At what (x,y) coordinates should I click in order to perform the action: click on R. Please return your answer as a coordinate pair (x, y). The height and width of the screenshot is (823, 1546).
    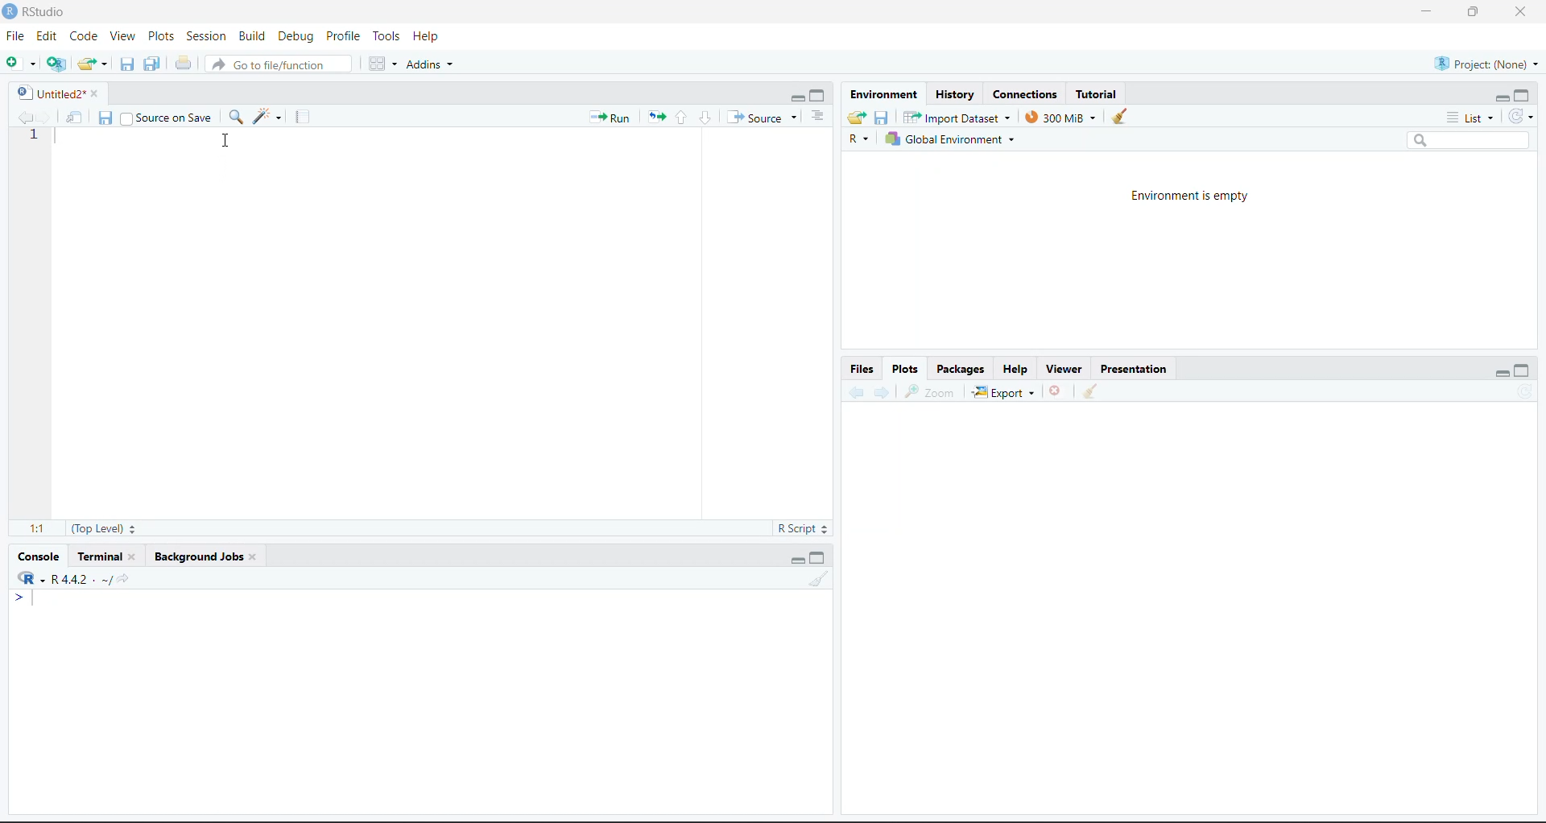
    Looking at the image, I should click on (857, 139).